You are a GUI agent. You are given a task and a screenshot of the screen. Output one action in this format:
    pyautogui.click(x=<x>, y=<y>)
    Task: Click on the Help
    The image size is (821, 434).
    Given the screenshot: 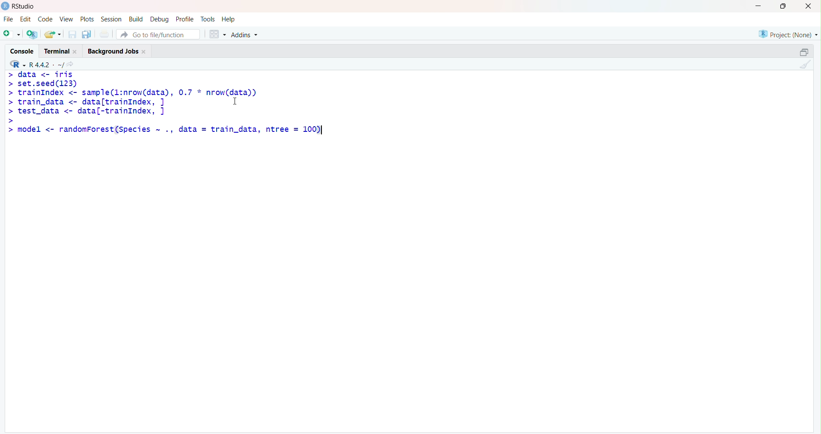 What is the action you would take?
    pyautogui.click(x=229, y=20)
    